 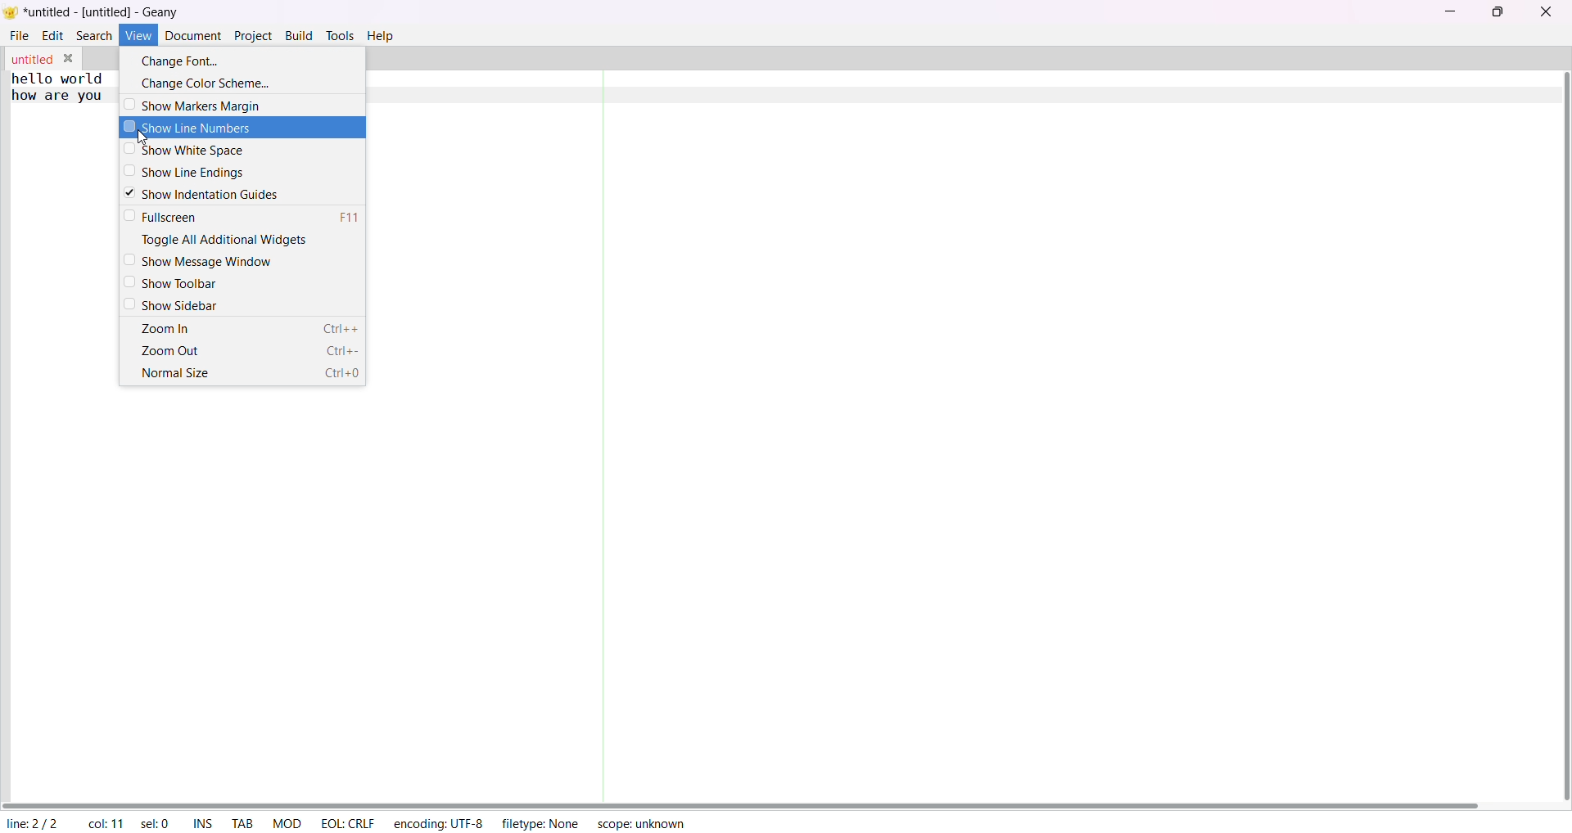 What do you see at coordinates (202, 823) in the screenshot?
I see `ins` at bounding box center [202, 823].